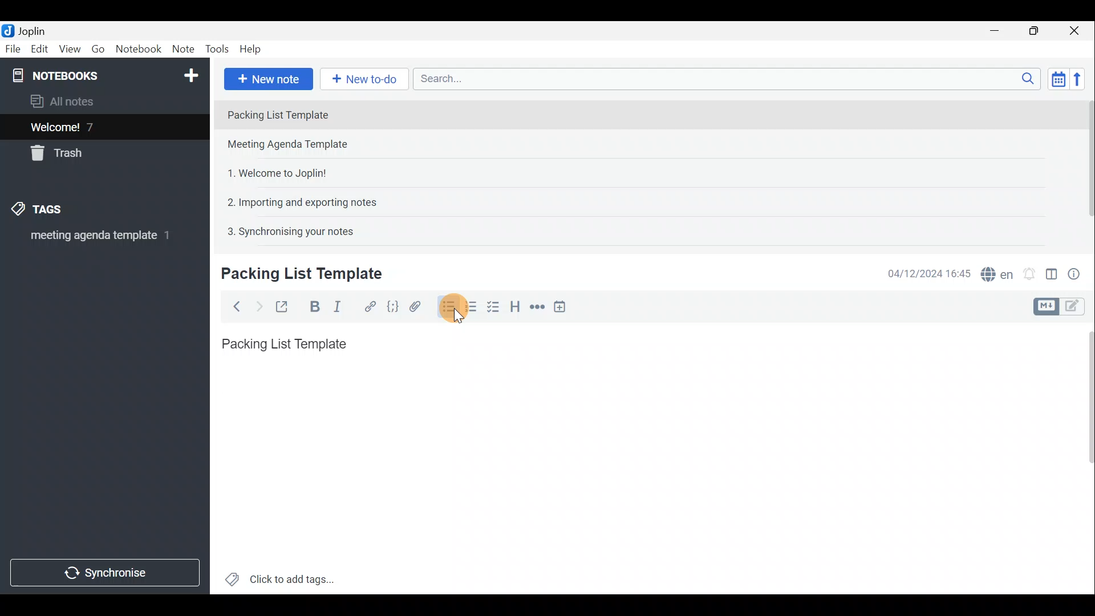 Image resolution: width=1095 pixels, height=616 pixels. Describe the element at coordinates (365, 79) in the screenshot. I see `New to-do` at that location.